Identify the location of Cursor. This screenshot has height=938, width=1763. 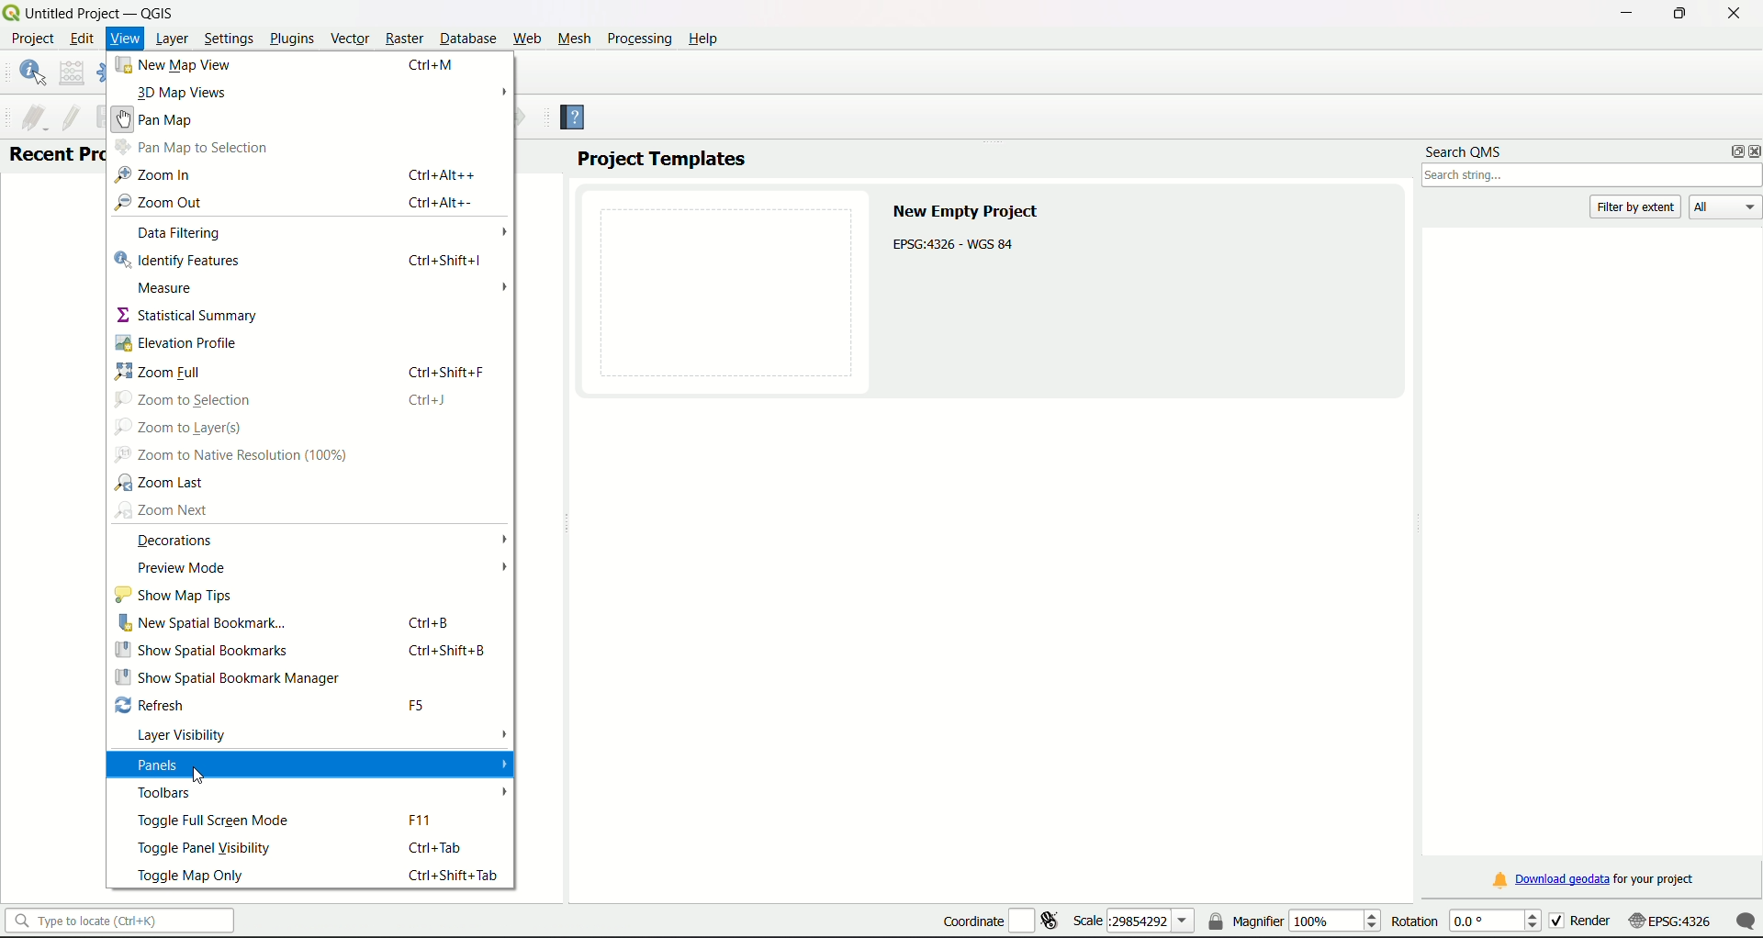
(201, 776).